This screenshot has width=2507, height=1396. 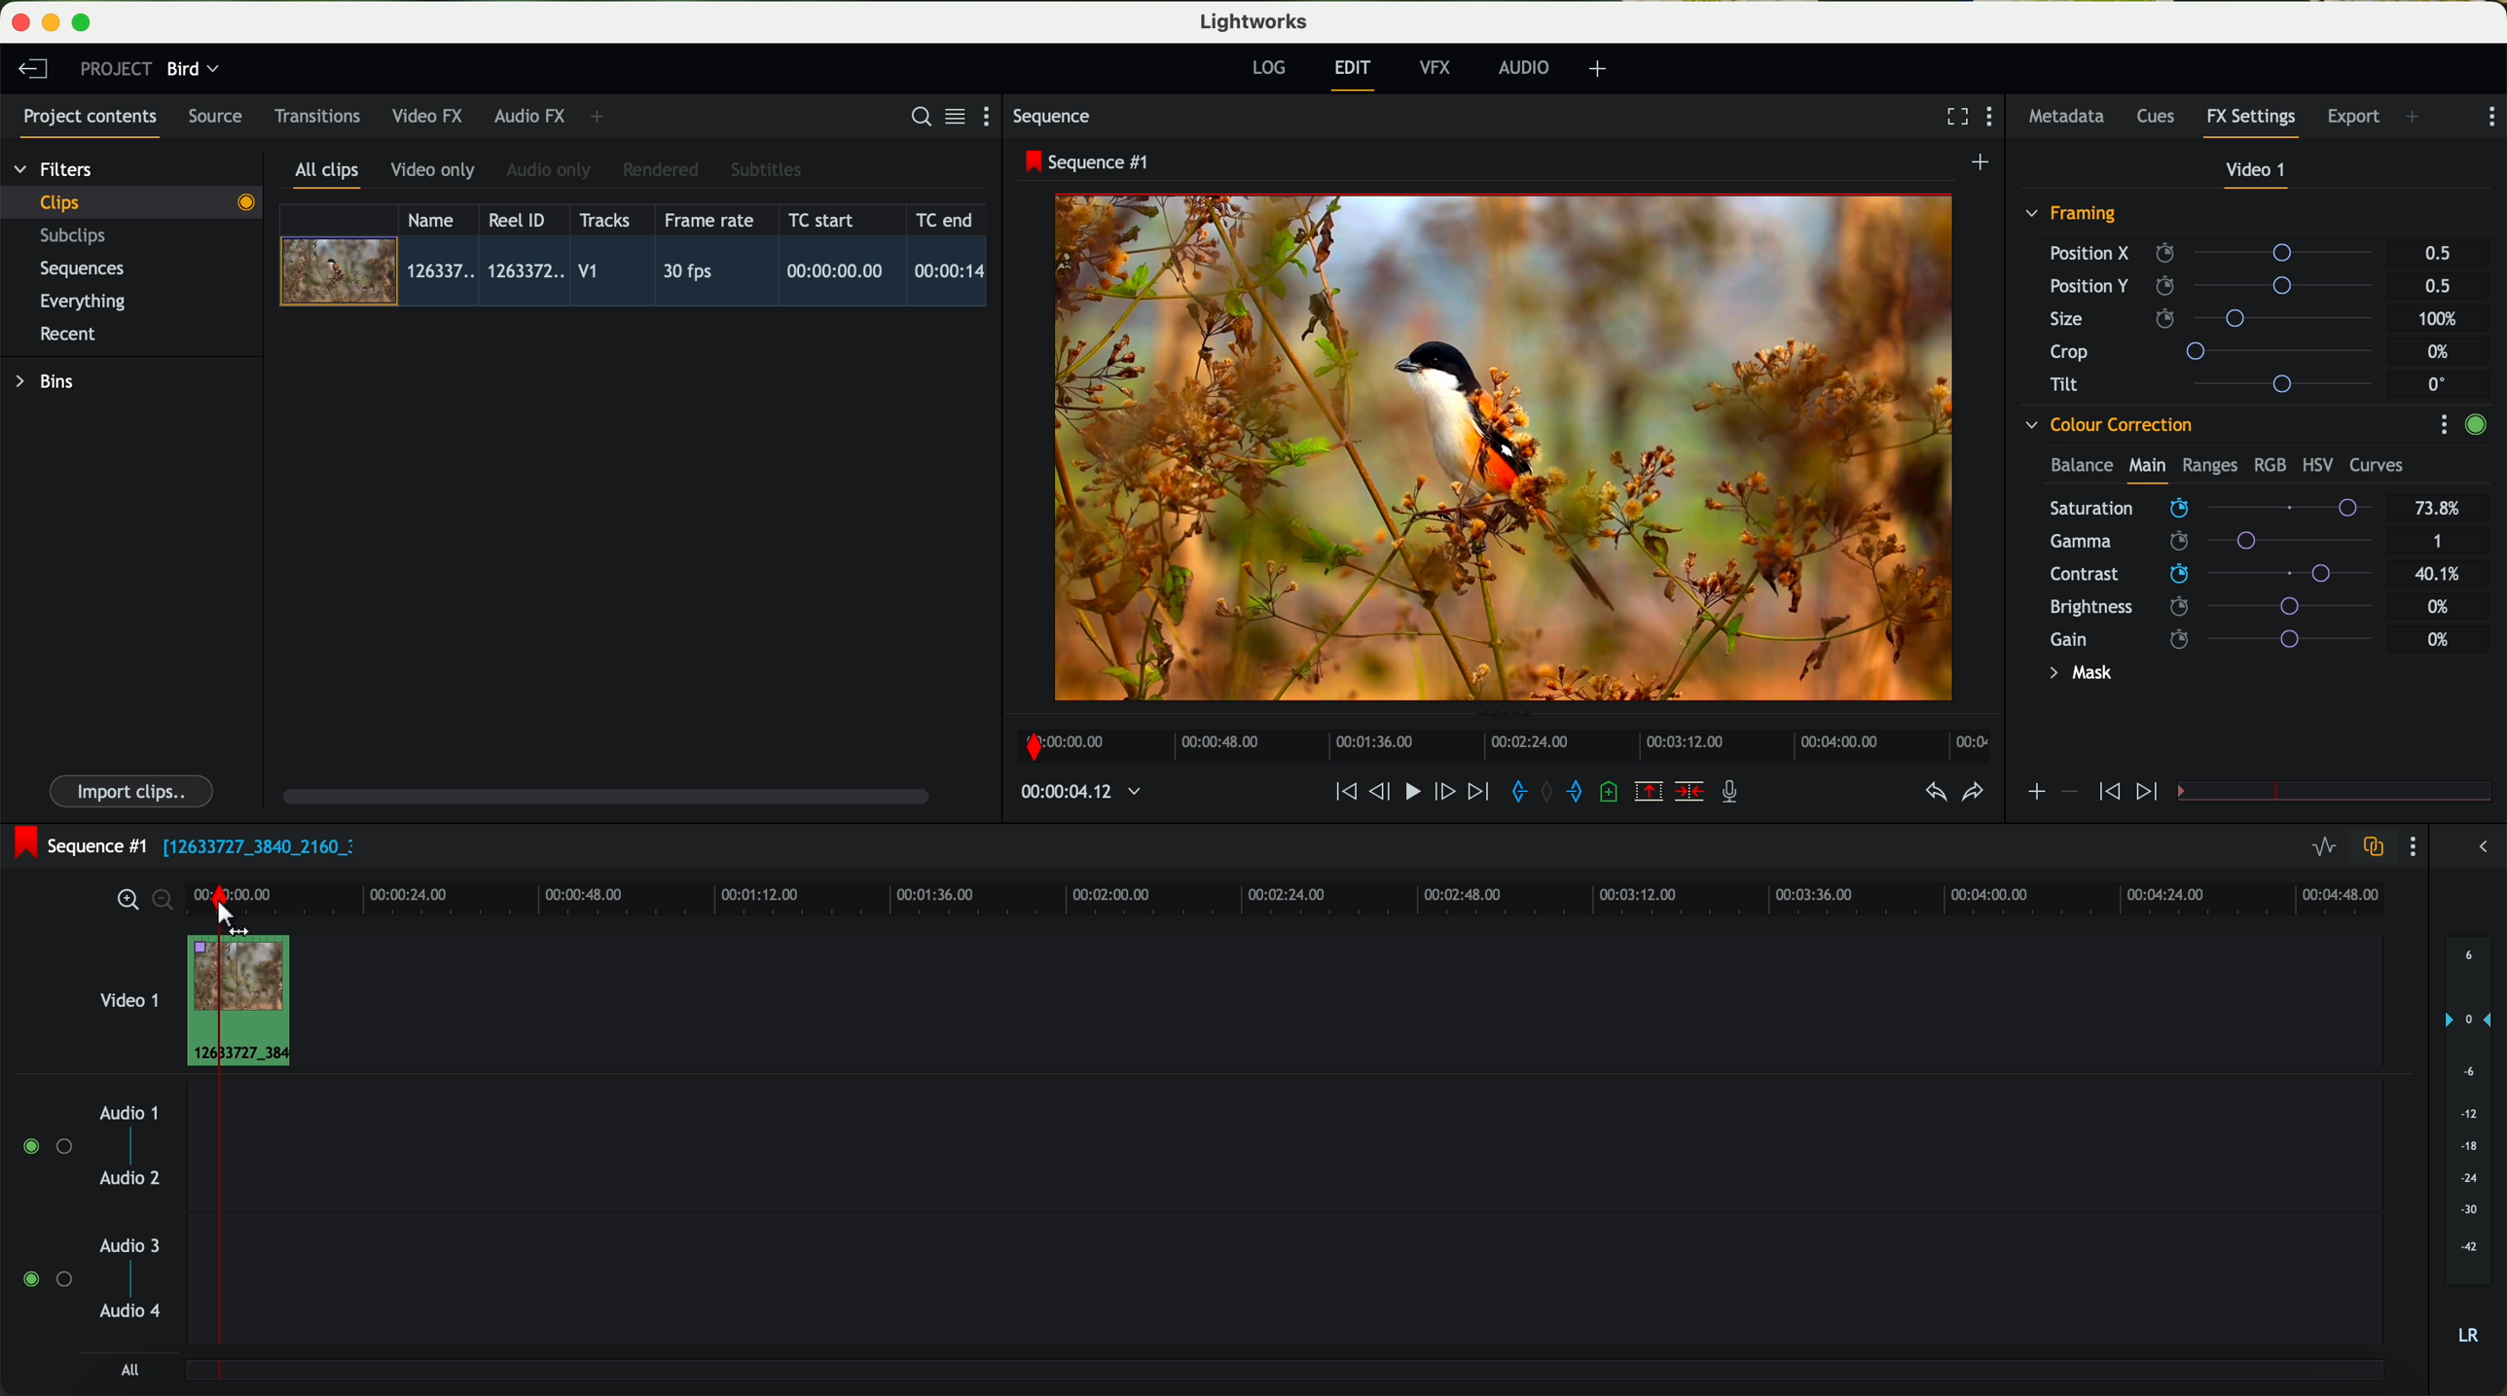 What do you see at coordinates (1548, 792) in the screenshot?
I see `clear marks` at bounding box center [1548, 792].